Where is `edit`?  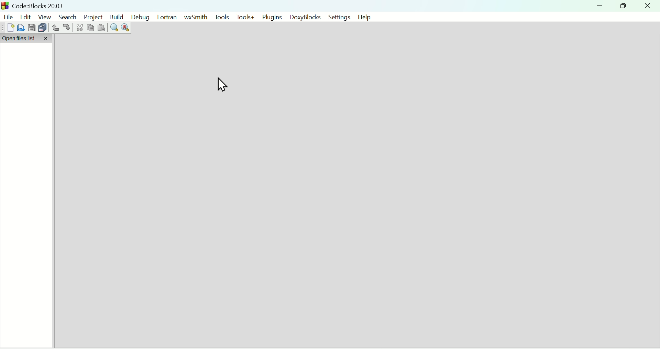
edit is located at coordinates (25, 16).